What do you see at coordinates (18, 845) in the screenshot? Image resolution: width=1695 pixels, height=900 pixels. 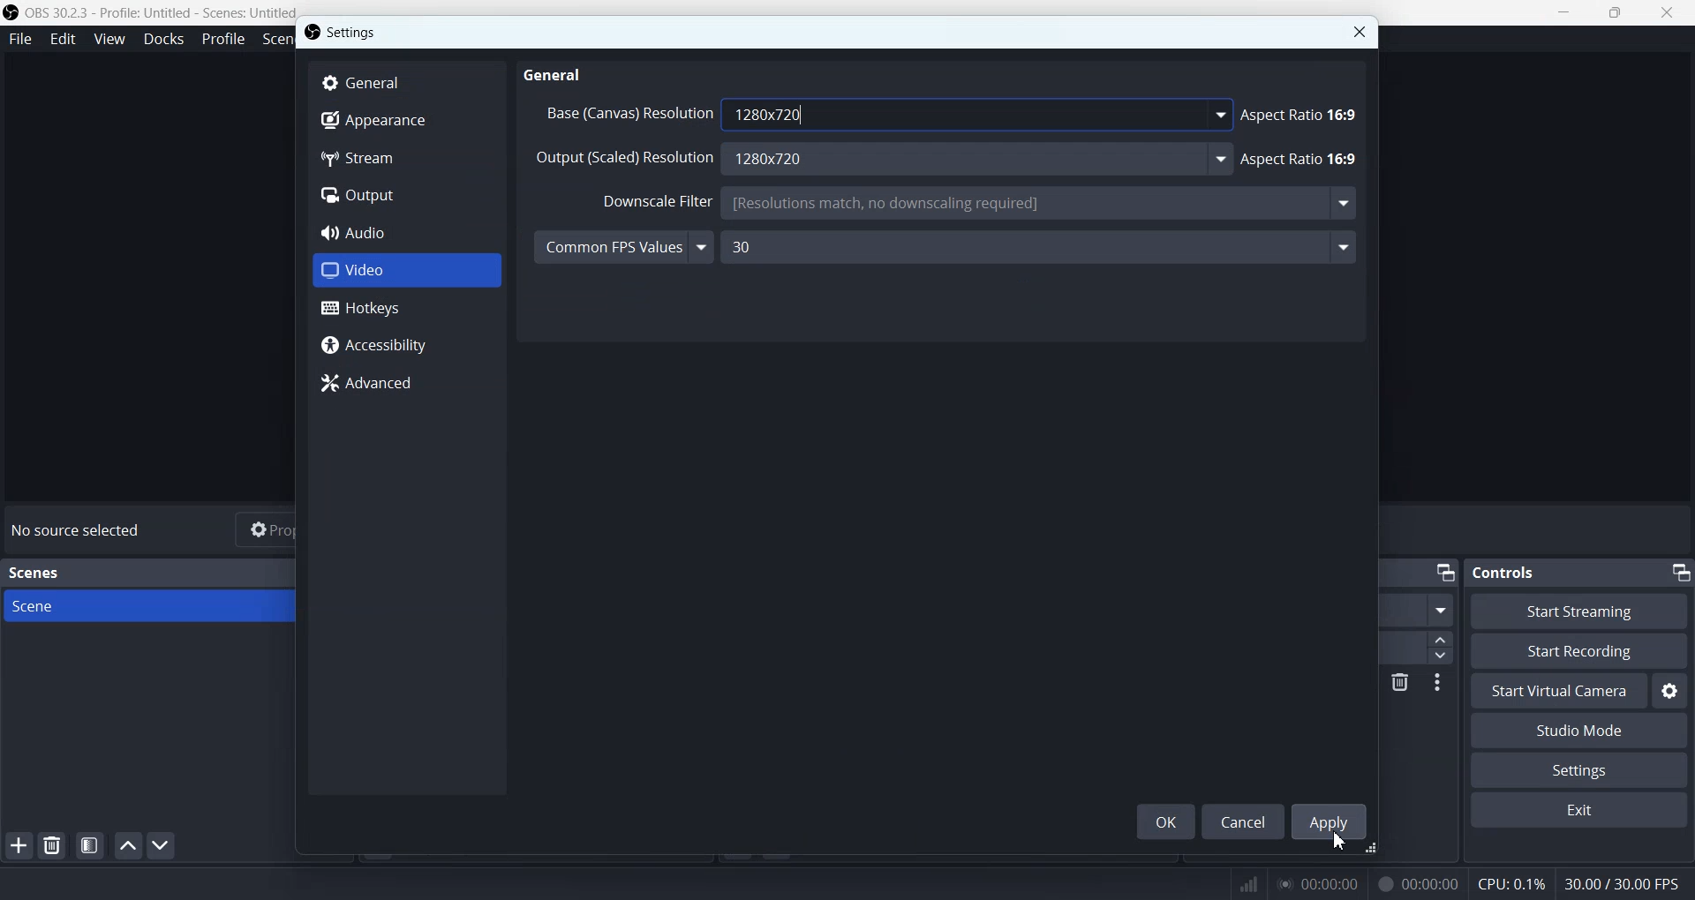 I see `Add Scene` at bounding box center [18, 845].